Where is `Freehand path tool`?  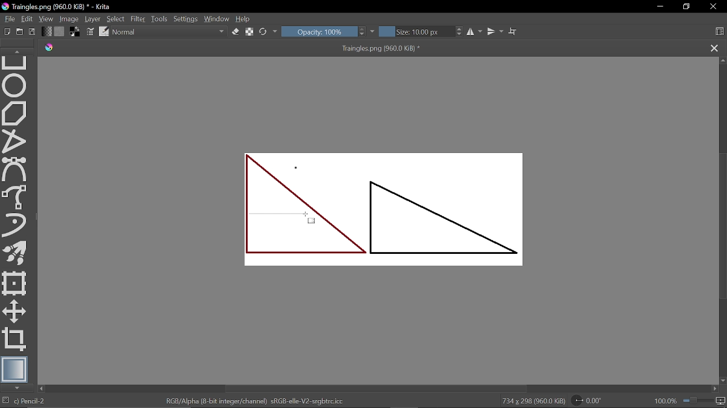
Freehand path tool is located at coordinates (16, 197).